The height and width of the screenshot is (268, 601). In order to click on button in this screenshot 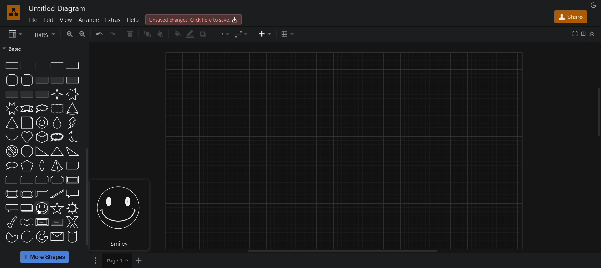, I will do `click(42, 222)`.